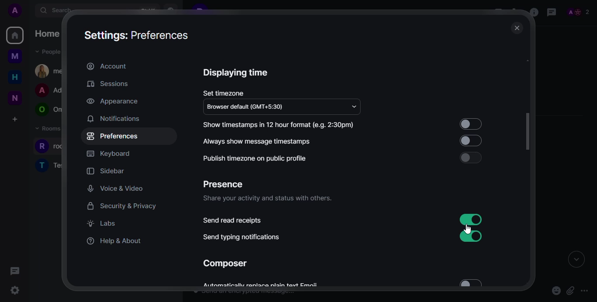 The height and width of the screenshot is (302, 597). Describe the element at coordinates (516, 28) in the screenshot. I see `close` at that location.